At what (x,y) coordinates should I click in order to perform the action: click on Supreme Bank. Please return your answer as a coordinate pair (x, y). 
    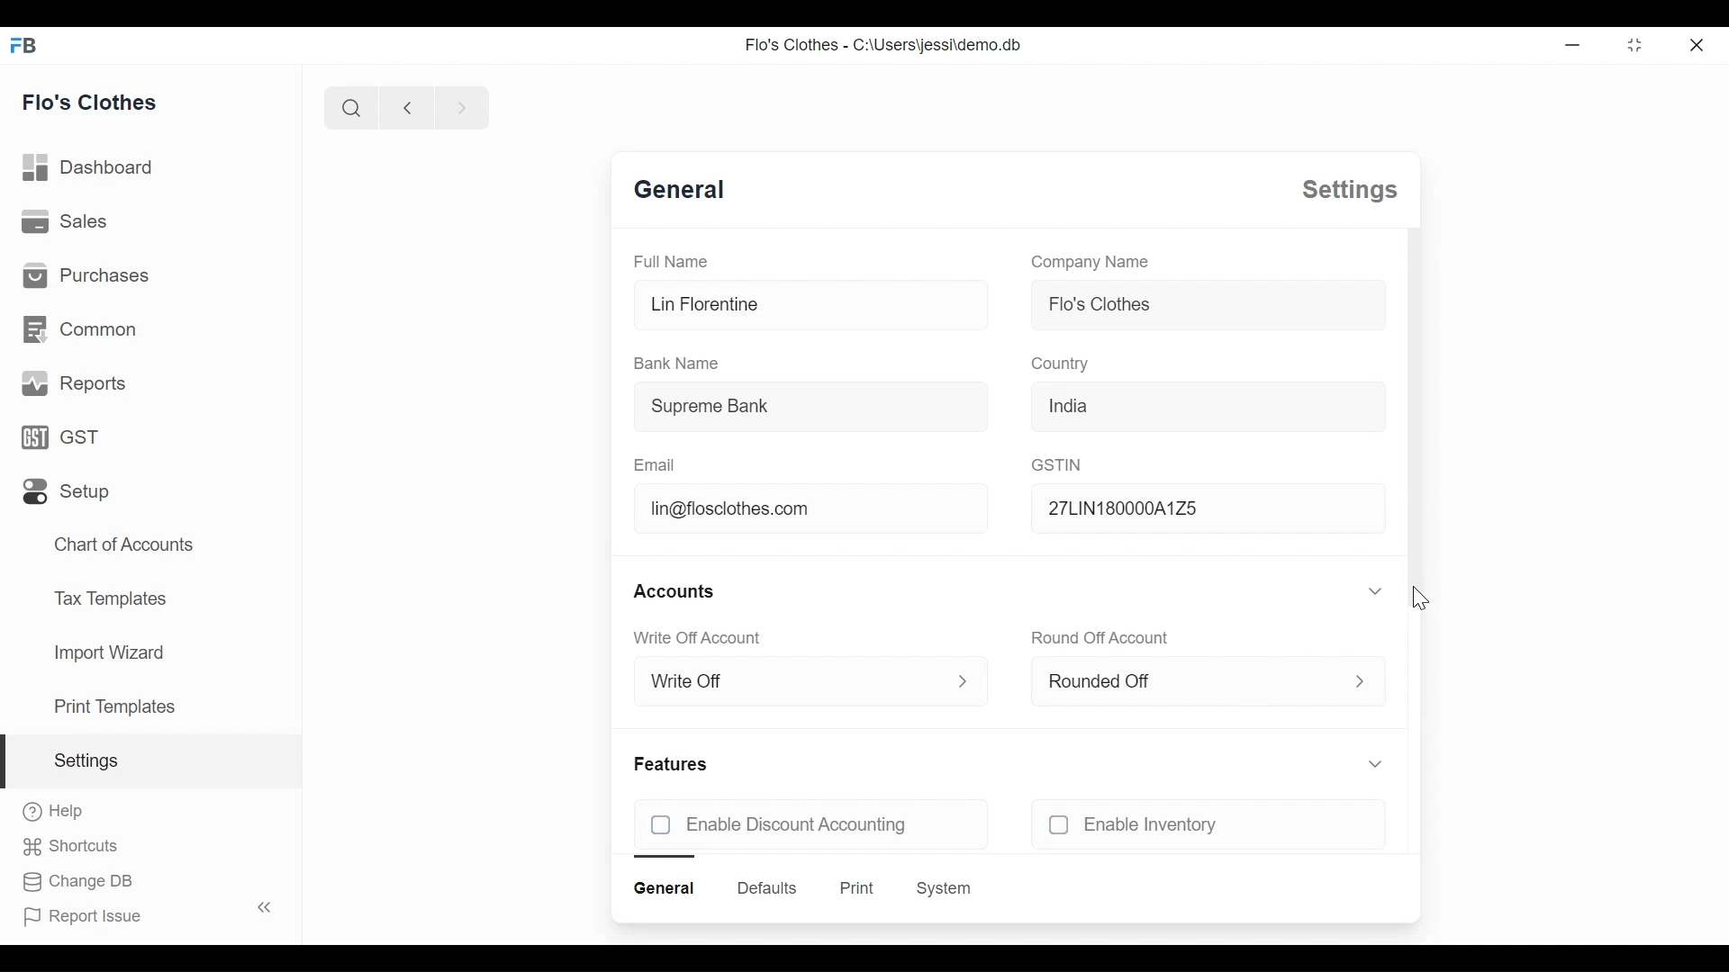
    Looking at the image, I should click on (808, 408).